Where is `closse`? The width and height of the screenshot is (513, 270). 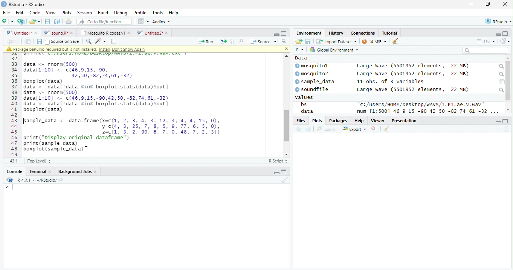 closse is located at coordinates (505, 4).